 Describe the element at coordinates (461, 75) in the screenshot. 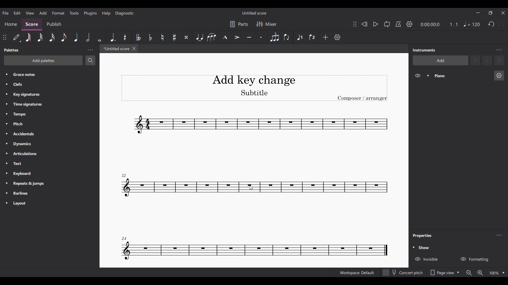

I see `Current instrument` at that location.